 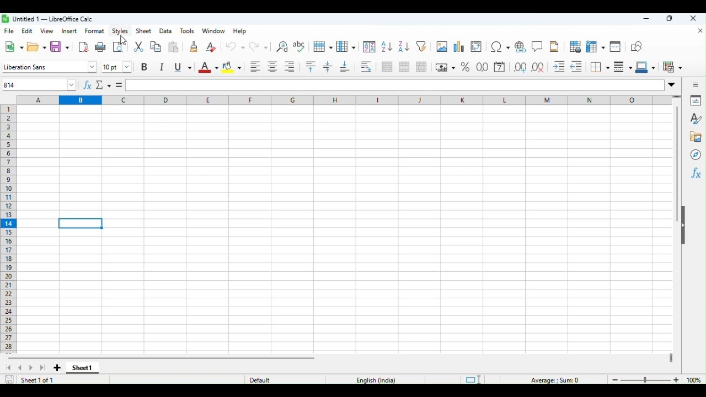 I want to click on Save library, so click(x=60, y=46).